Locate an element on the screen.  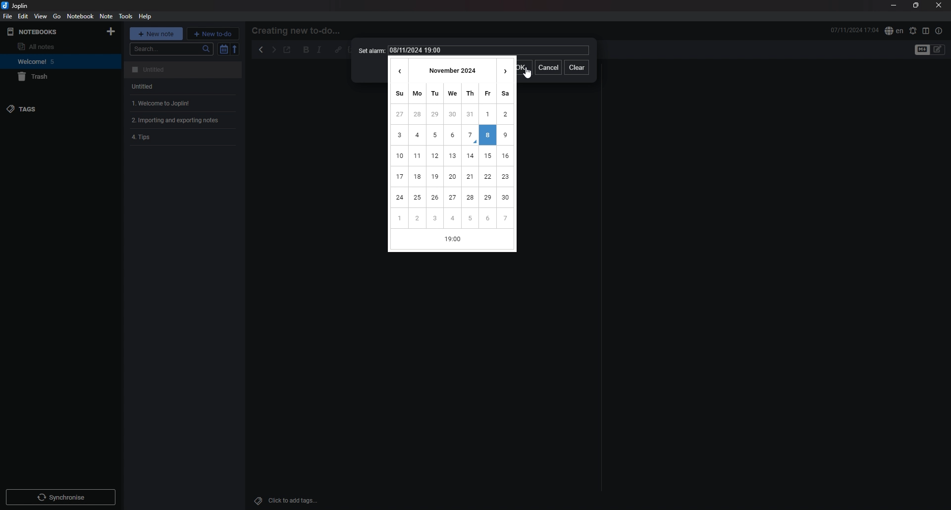
notebooks is located at coordinates (42, 31).